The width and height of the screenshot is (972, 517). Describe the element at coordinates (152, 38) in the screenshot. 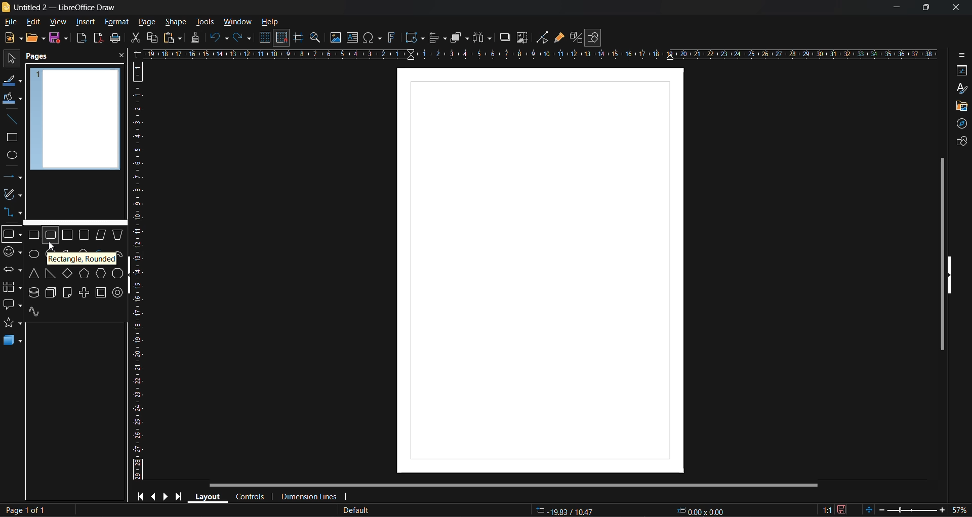

I see `copy` at that location.